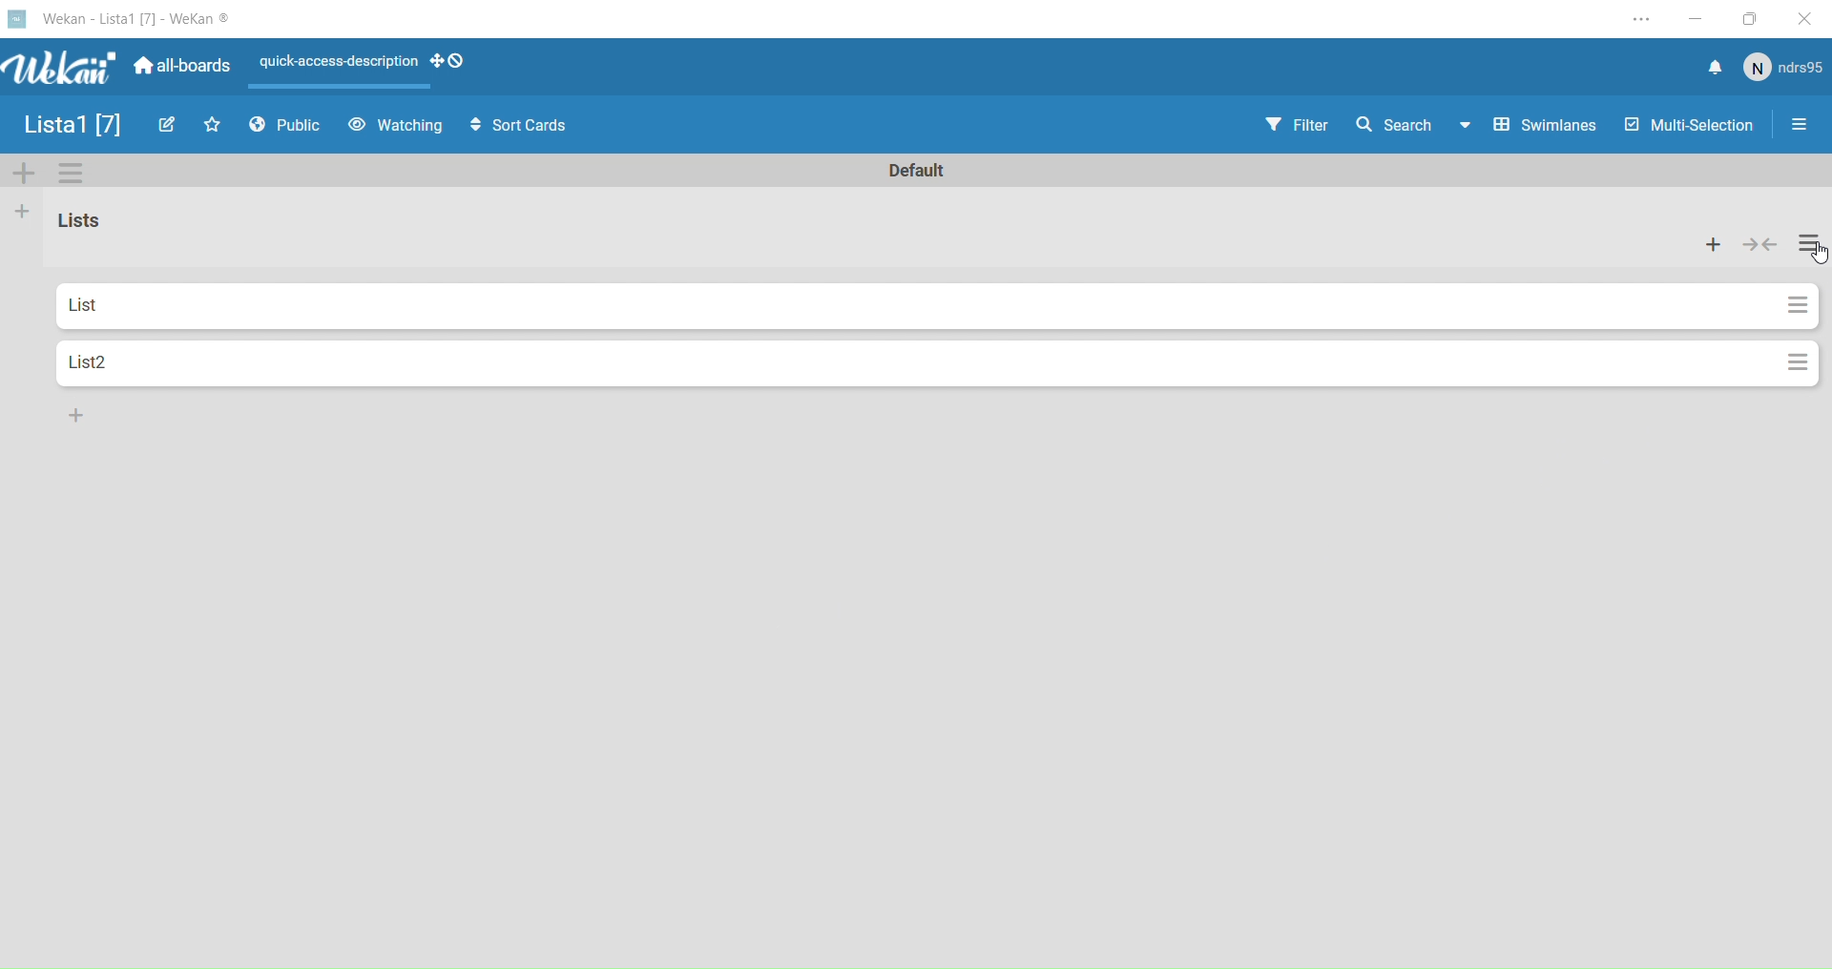 The width and height of the screenshot is (1832, 969). I want to click on desktop drag handles, so click(452, 58).